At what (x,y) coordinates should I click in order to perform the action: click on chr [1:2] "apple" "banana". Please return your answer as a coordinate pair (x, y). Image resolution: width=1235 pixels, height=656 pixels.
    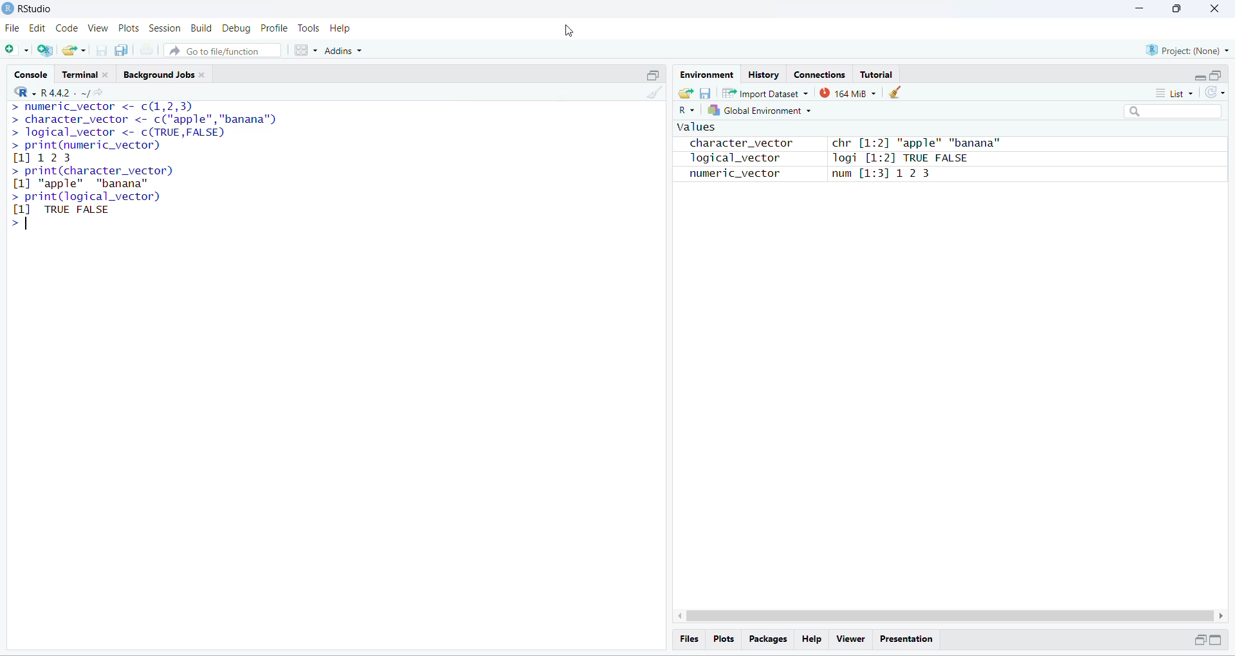
    Looking at the image, I should click on (915, 144).